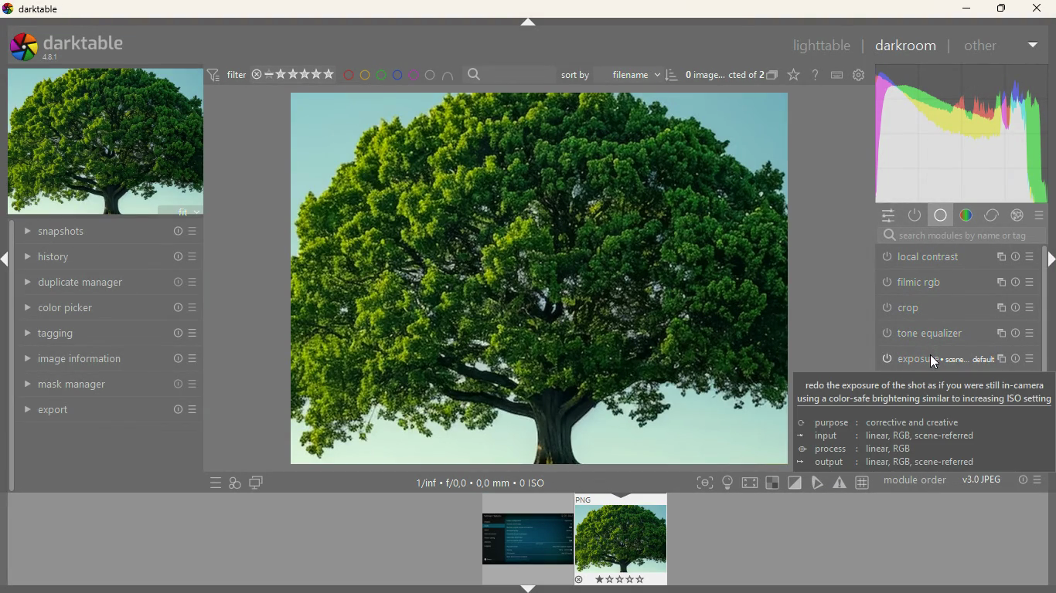  What do you see at coordinates (793, 482) in the screenshot?
I see `diagonal` at bounding box center [793, 482].